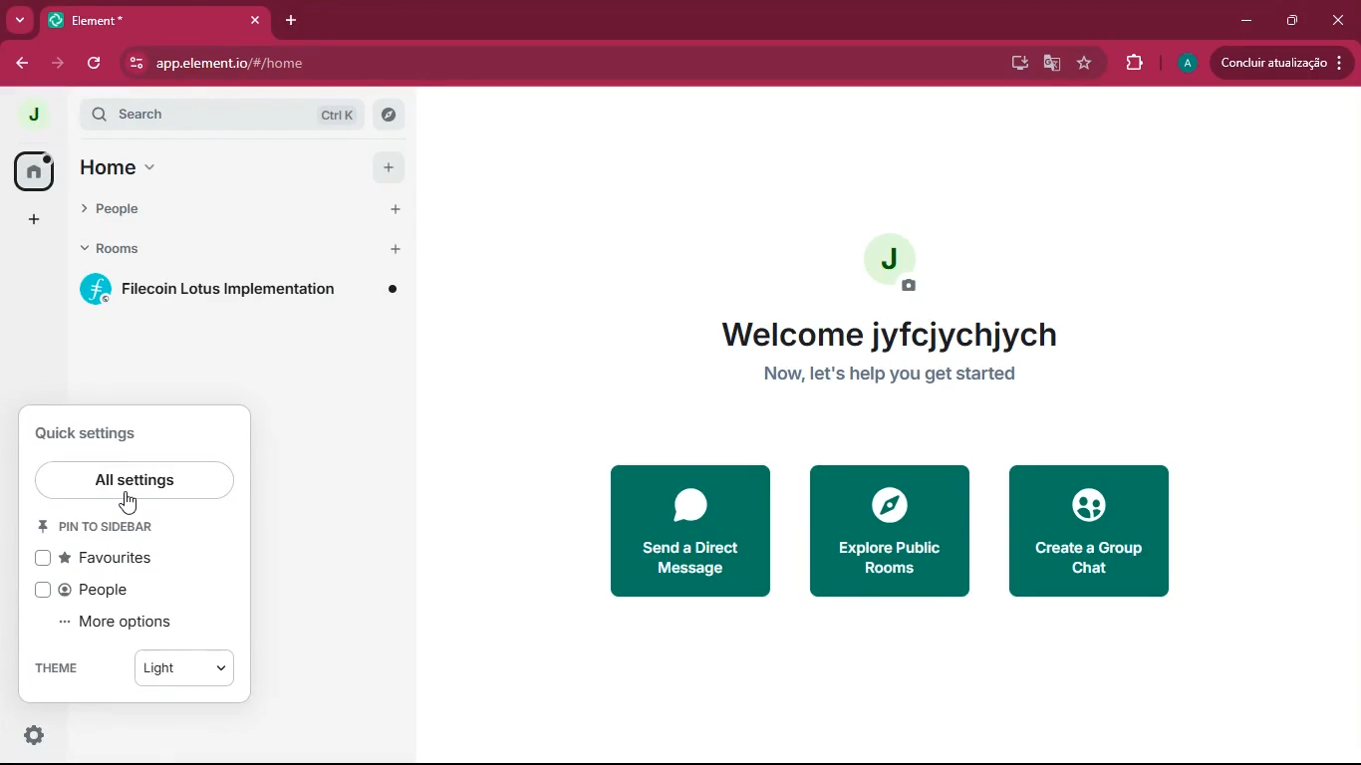  Describe the element at coordinates (96, 63) in the screenshot. I see `refresh` at that location.